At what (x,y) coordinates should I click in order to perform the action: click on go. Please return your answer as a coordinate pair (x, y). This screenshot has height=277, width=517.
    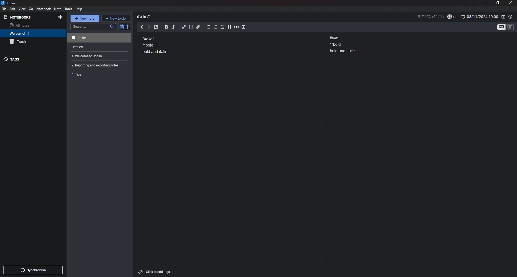
    Looking at the image, I should click on (31, 9).